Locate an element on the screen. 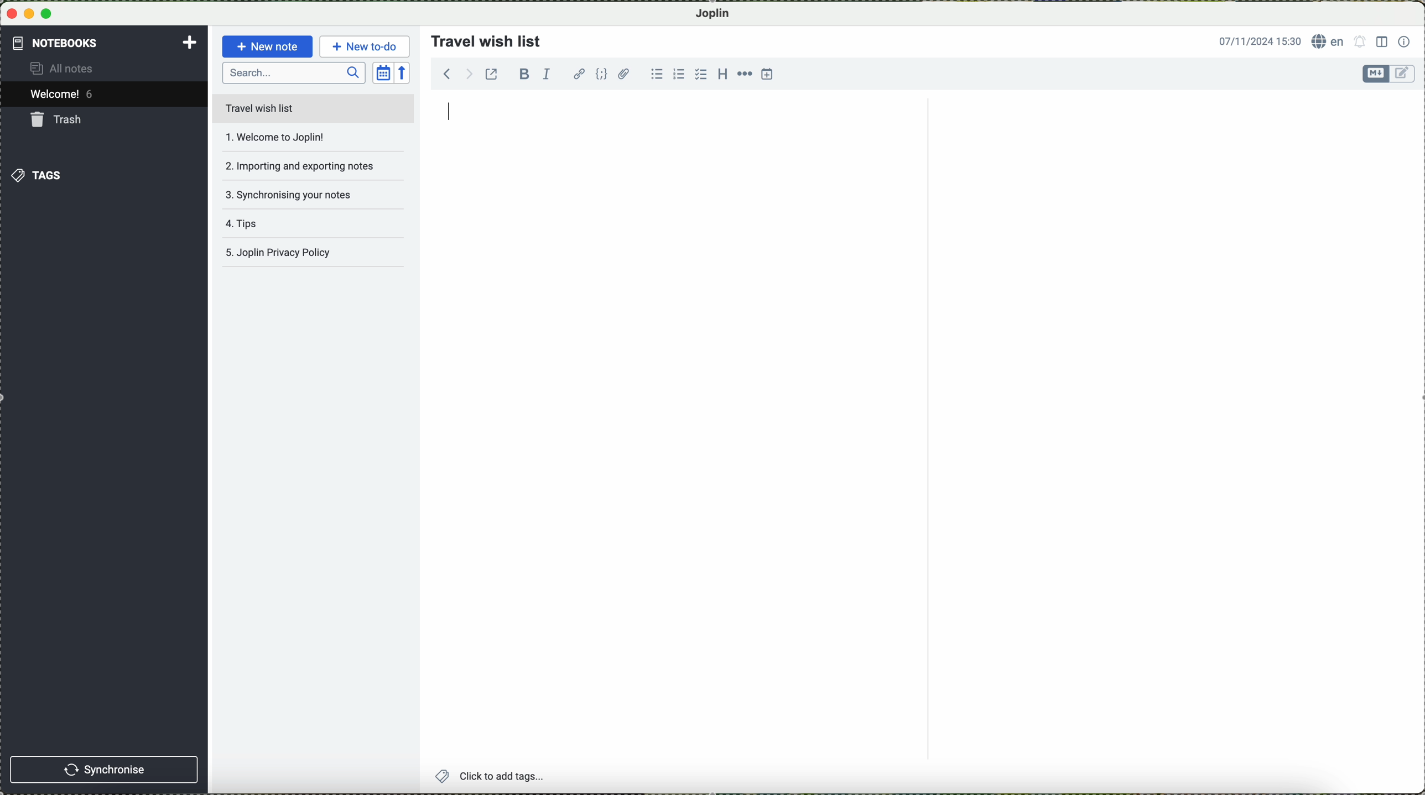 The width and height of the screenshot is (1425, 795). new note button is located at coordinates (266, 46).